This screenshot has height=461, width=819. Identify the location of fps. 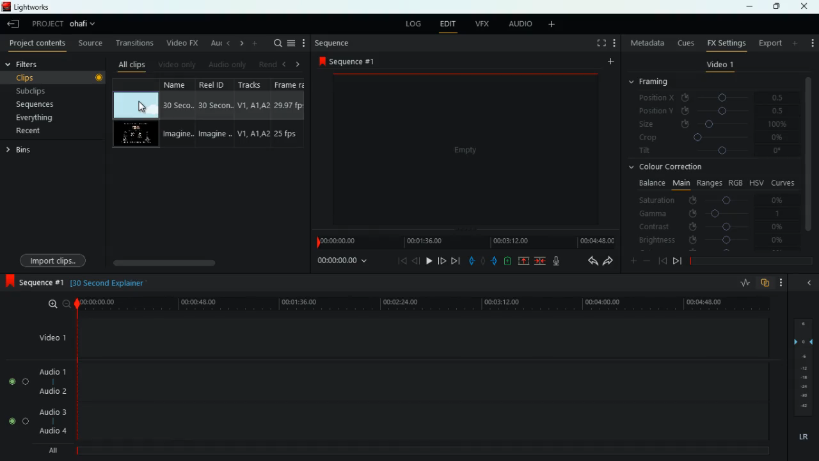
(287, 114).